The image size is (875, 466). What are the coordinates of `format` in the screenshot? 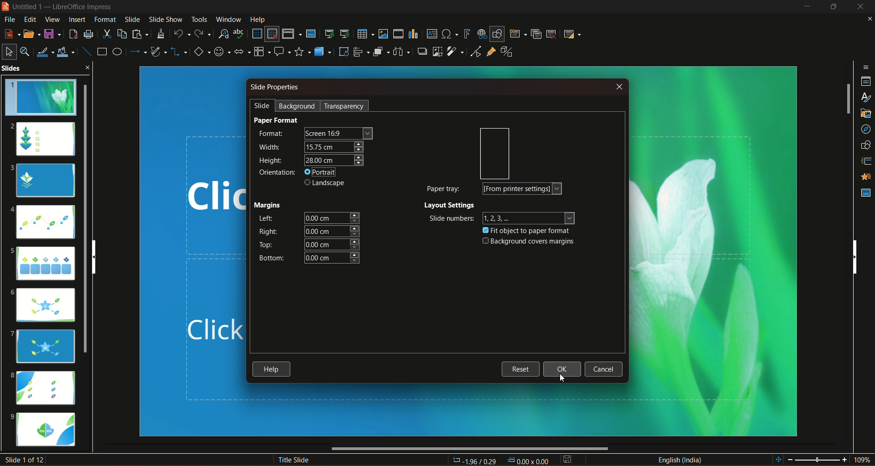 It's located at (272, 134).